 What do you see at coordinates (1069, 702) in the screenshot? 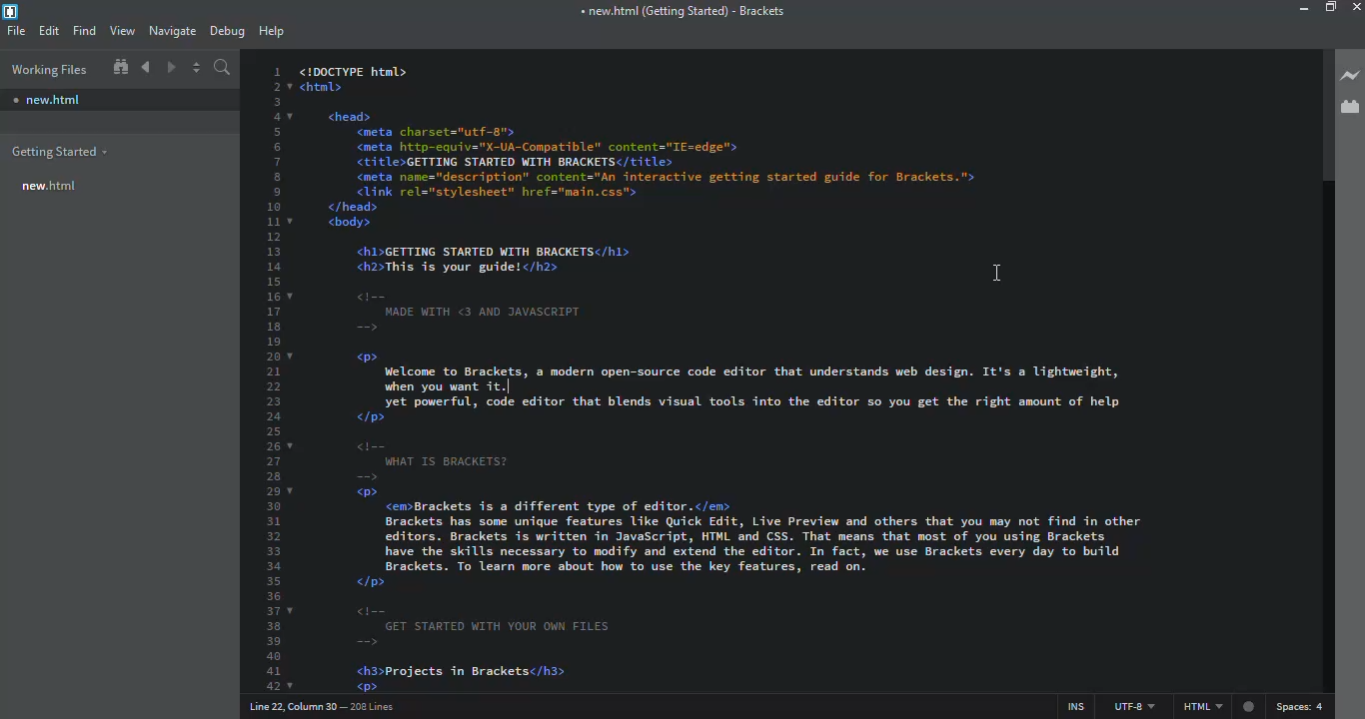
I see `ins` at bounding box center [1069, 702].